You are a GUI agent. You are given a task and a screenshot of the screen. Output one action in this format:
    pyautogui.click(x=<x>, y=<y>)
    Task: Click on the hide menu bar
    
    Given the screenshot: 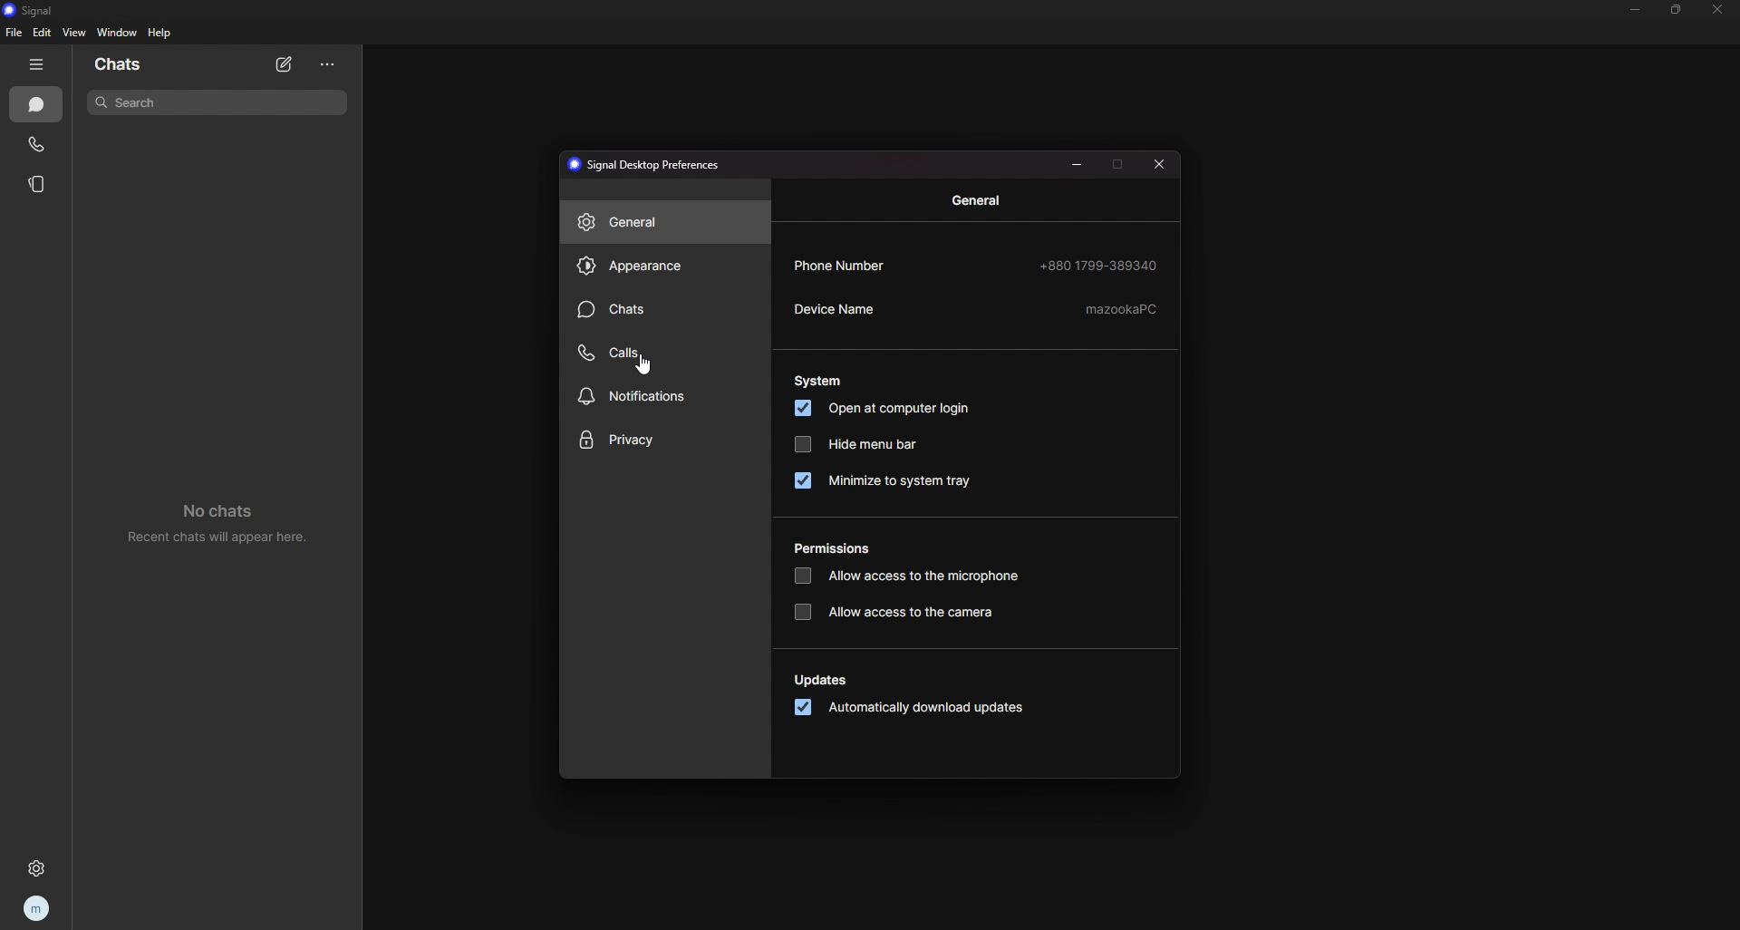 What is the action you would take?
    pyautogui.click(x=858, y=445)
    